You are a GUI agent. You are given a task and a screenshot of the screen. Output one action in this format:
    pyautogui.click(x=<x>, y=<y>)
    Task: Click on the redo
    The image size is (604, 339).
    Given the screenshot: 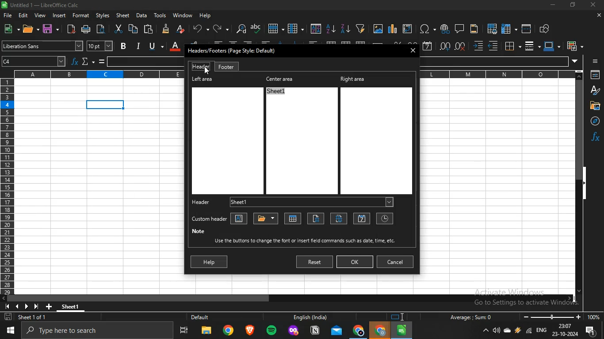 What is the action you would take?
    pyautogui.click(x=218, y=28)
    